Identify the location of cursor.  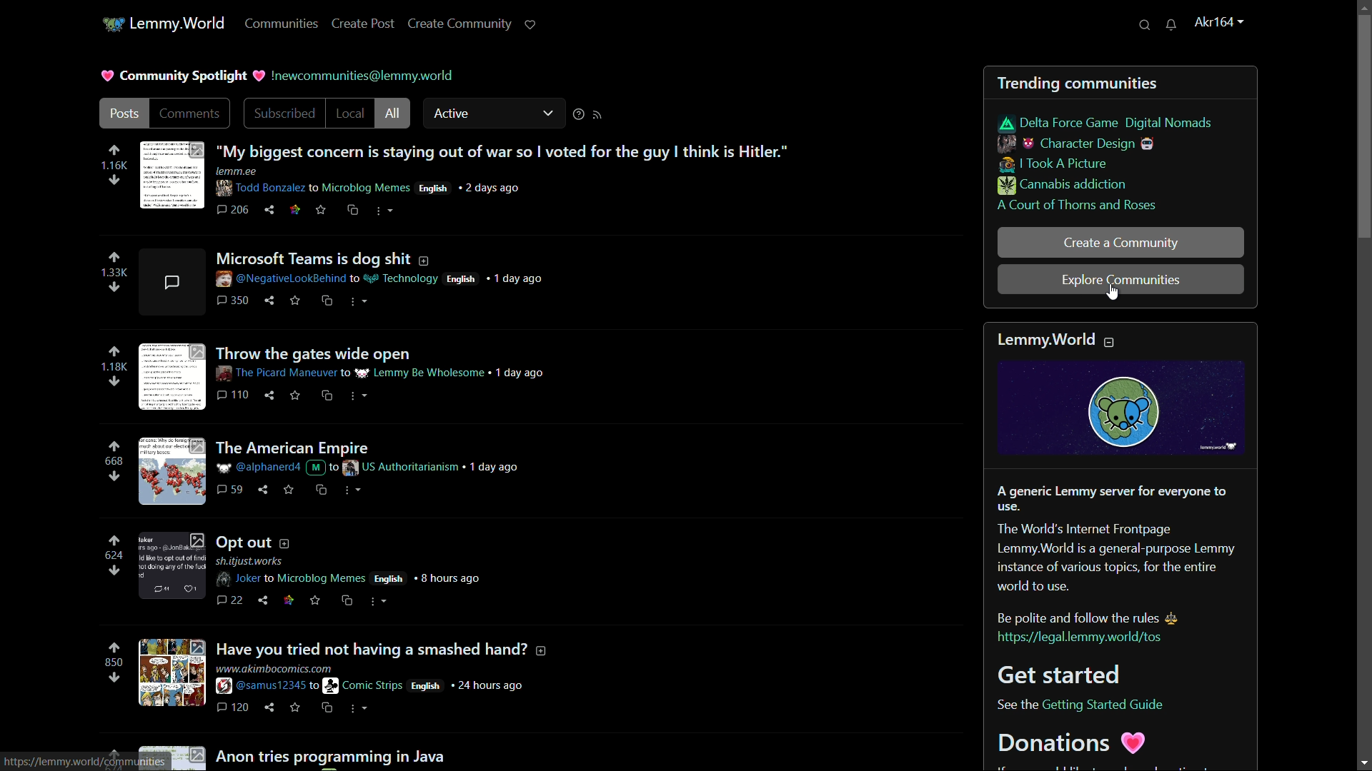
(1115, 296).